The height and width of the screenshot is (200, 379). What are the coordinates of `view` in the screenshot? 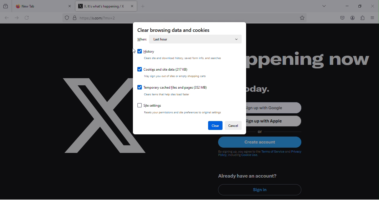 It's located at (373, 19).